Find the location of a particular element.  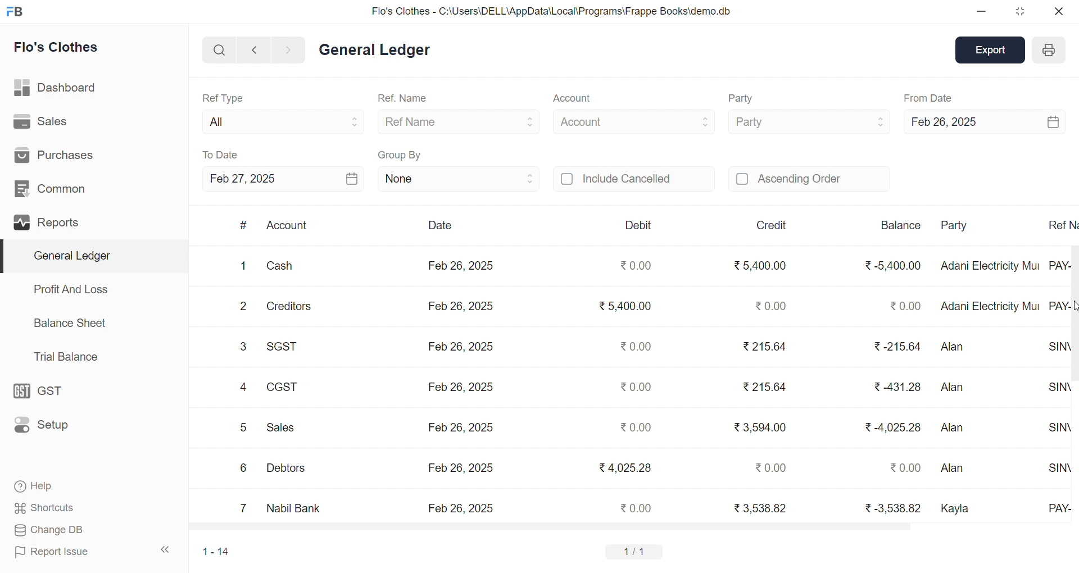

₹ 3,538.82 is located at coordinates (760, 507).